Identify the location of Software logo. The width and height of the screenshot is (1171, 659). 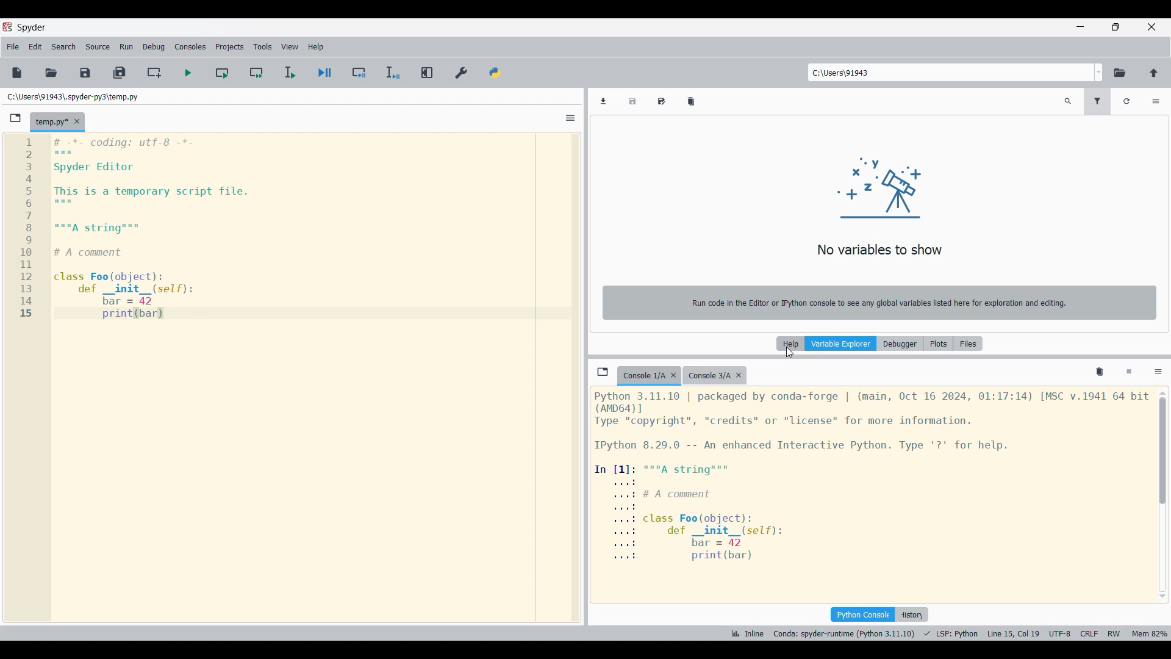
(32, 27).